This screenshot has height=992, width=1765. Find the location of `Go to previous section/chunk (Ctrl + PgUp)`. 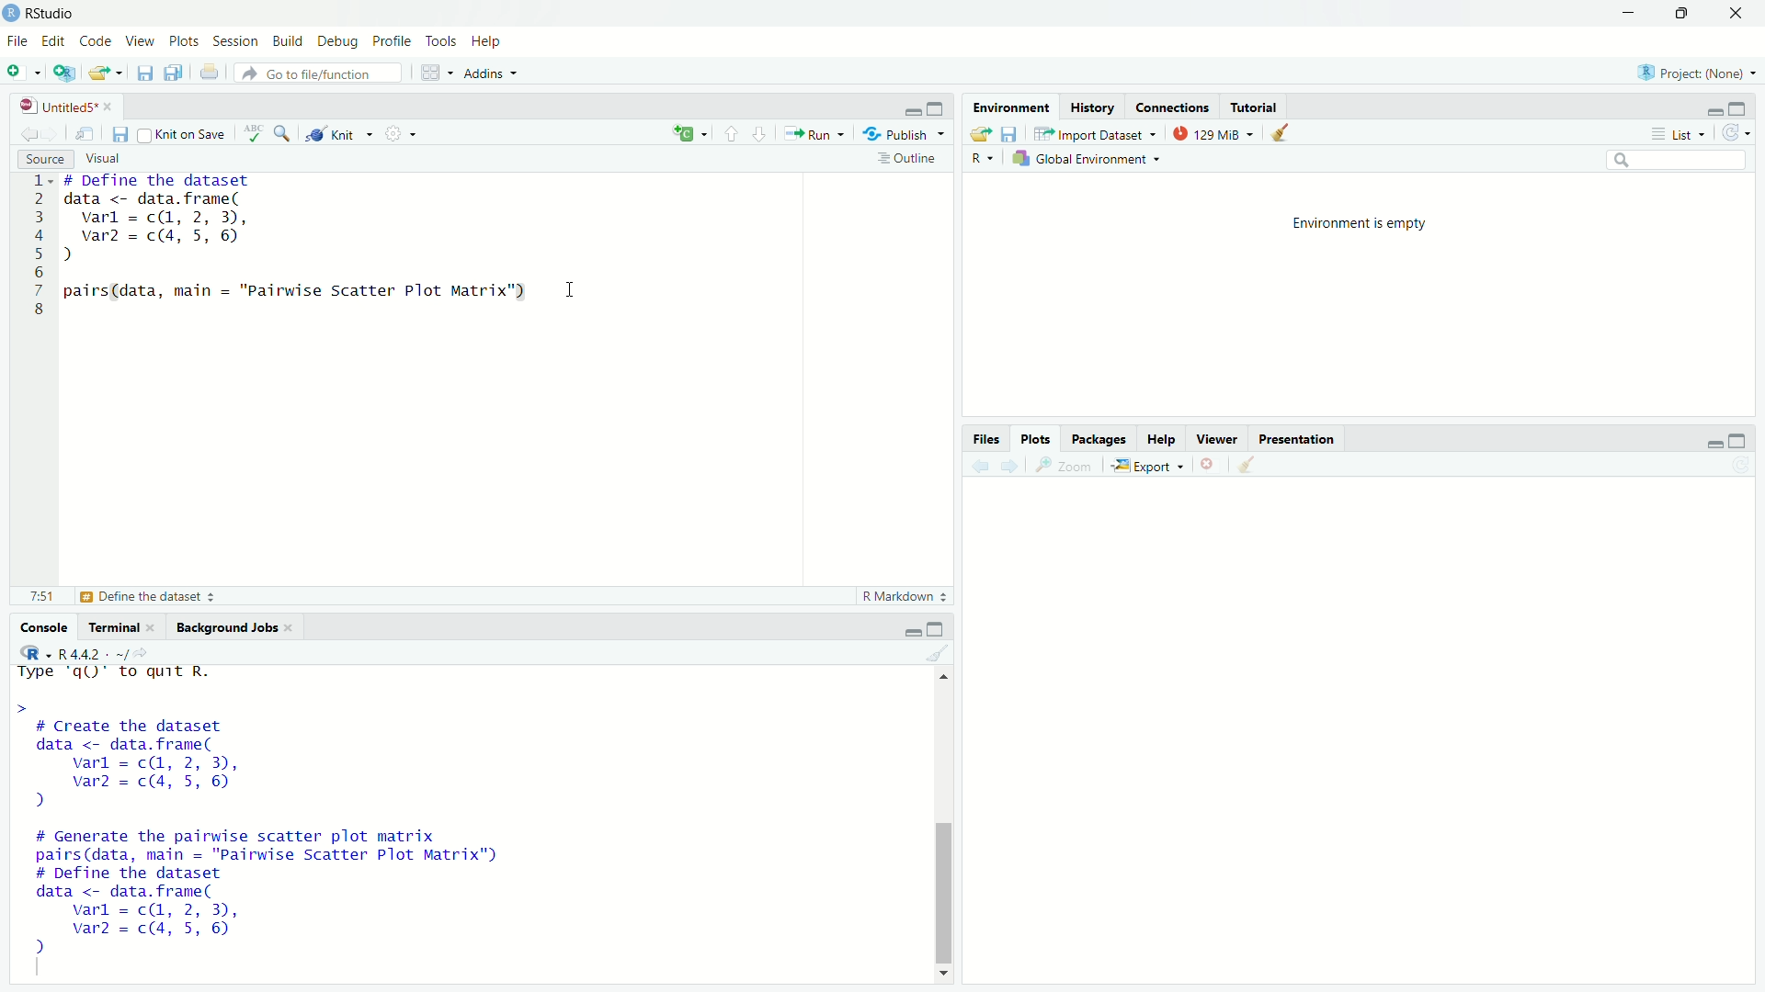

Go to previous section/chunk (Ctrl + PgUp) is located at coordinates (732, 133).